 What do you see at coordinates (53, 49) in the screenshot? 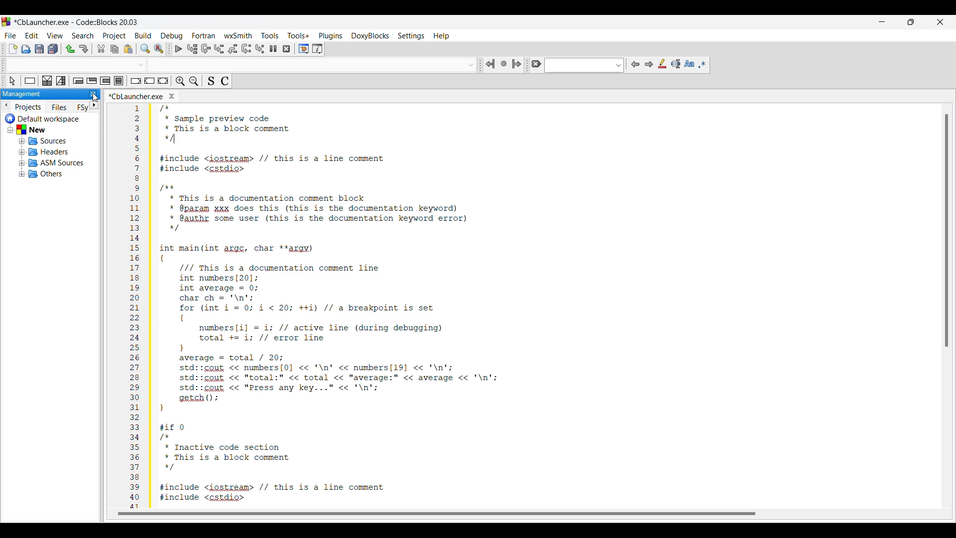
I see `Save everything` at bounding box center [53, 49].